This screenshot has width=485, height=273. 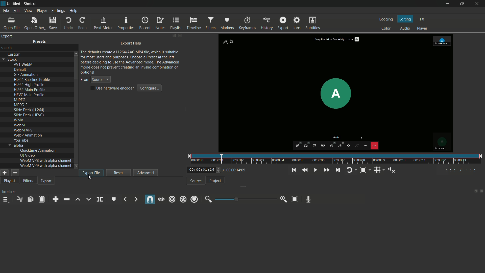 I want to click on filters, so click(x=28, y=180).